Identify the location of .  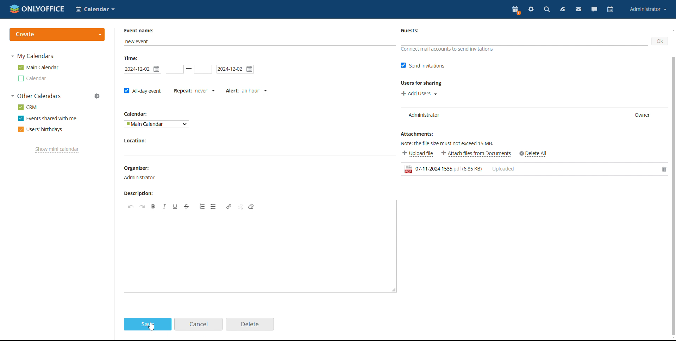
(534, 153).